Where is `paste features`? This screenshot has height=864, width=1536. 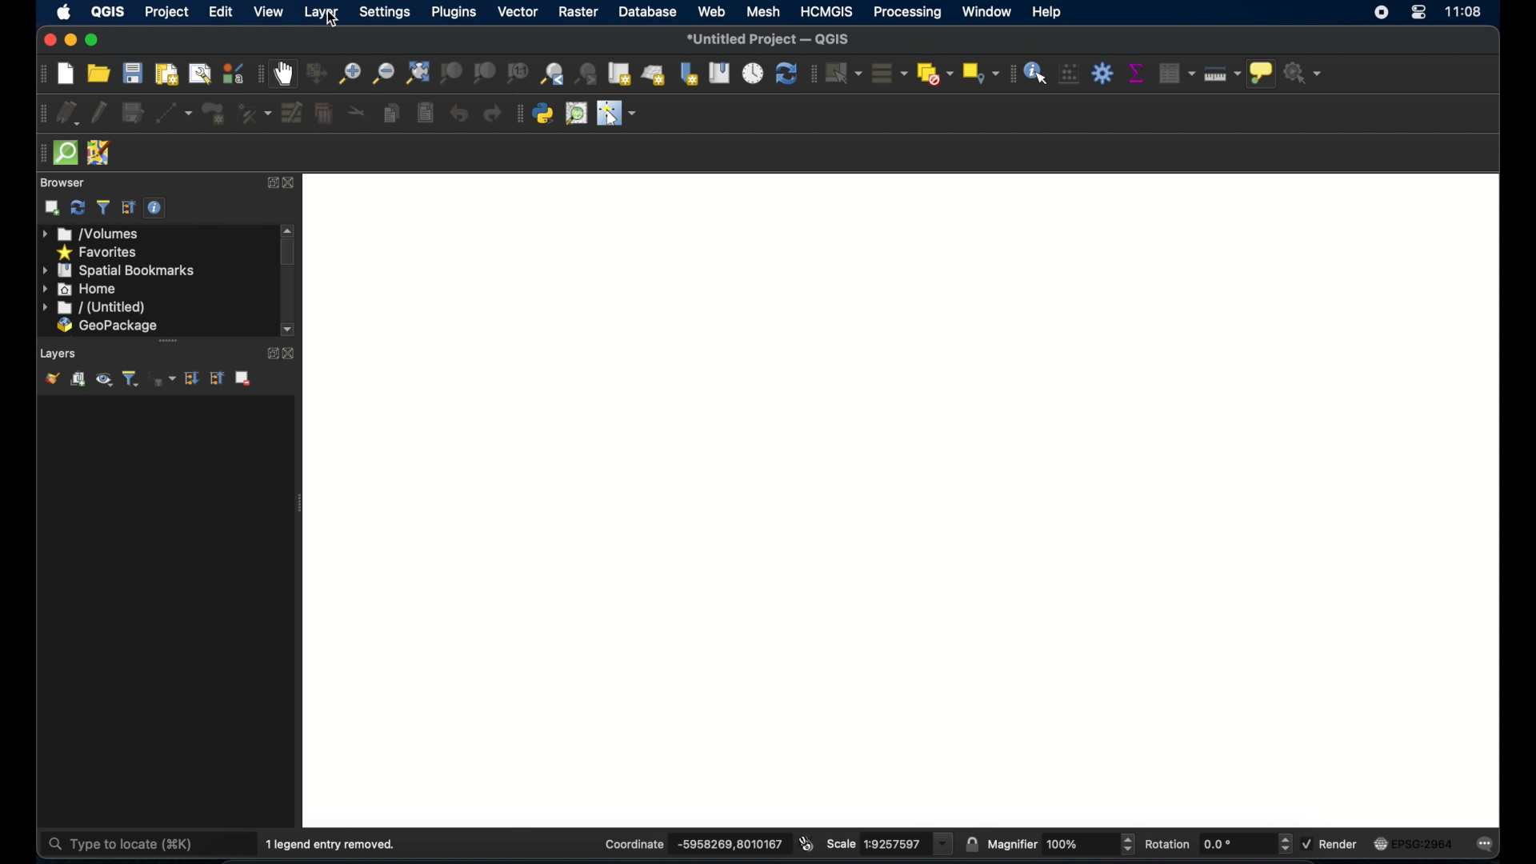 paste features is located at coordinates (424, 110).